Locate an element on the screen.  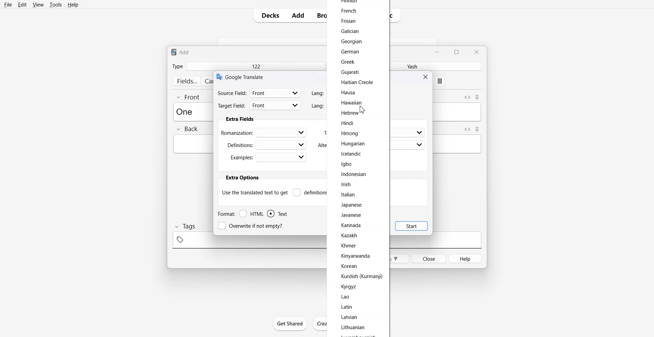
Hmong is located at coordinates (352, 134).